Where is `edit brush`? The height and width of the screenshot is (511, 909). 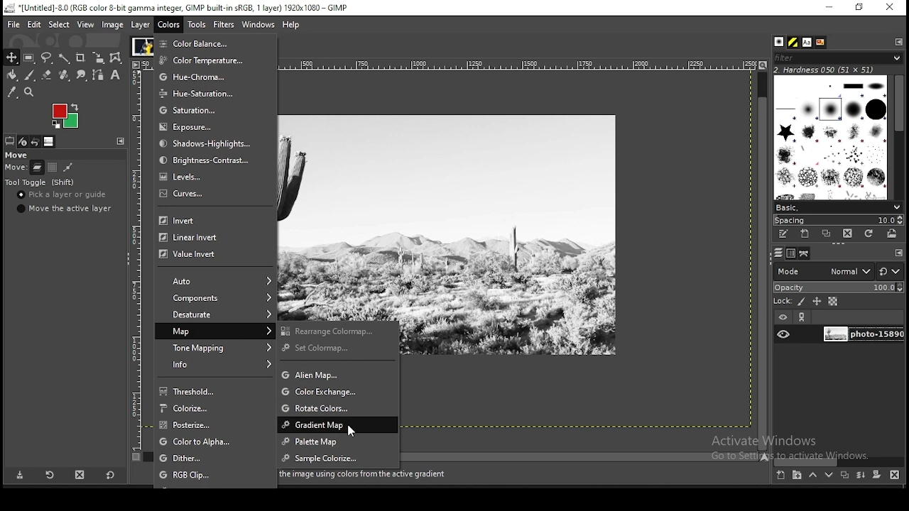
edit brush is located at coordinates (785, 234).